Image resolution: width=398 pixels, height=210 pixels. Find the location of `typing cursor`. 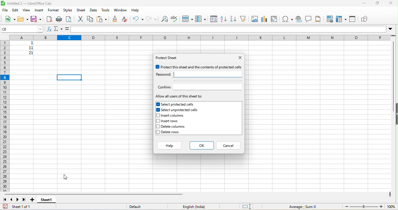

typing cursor is located at coordinates (175, 74).